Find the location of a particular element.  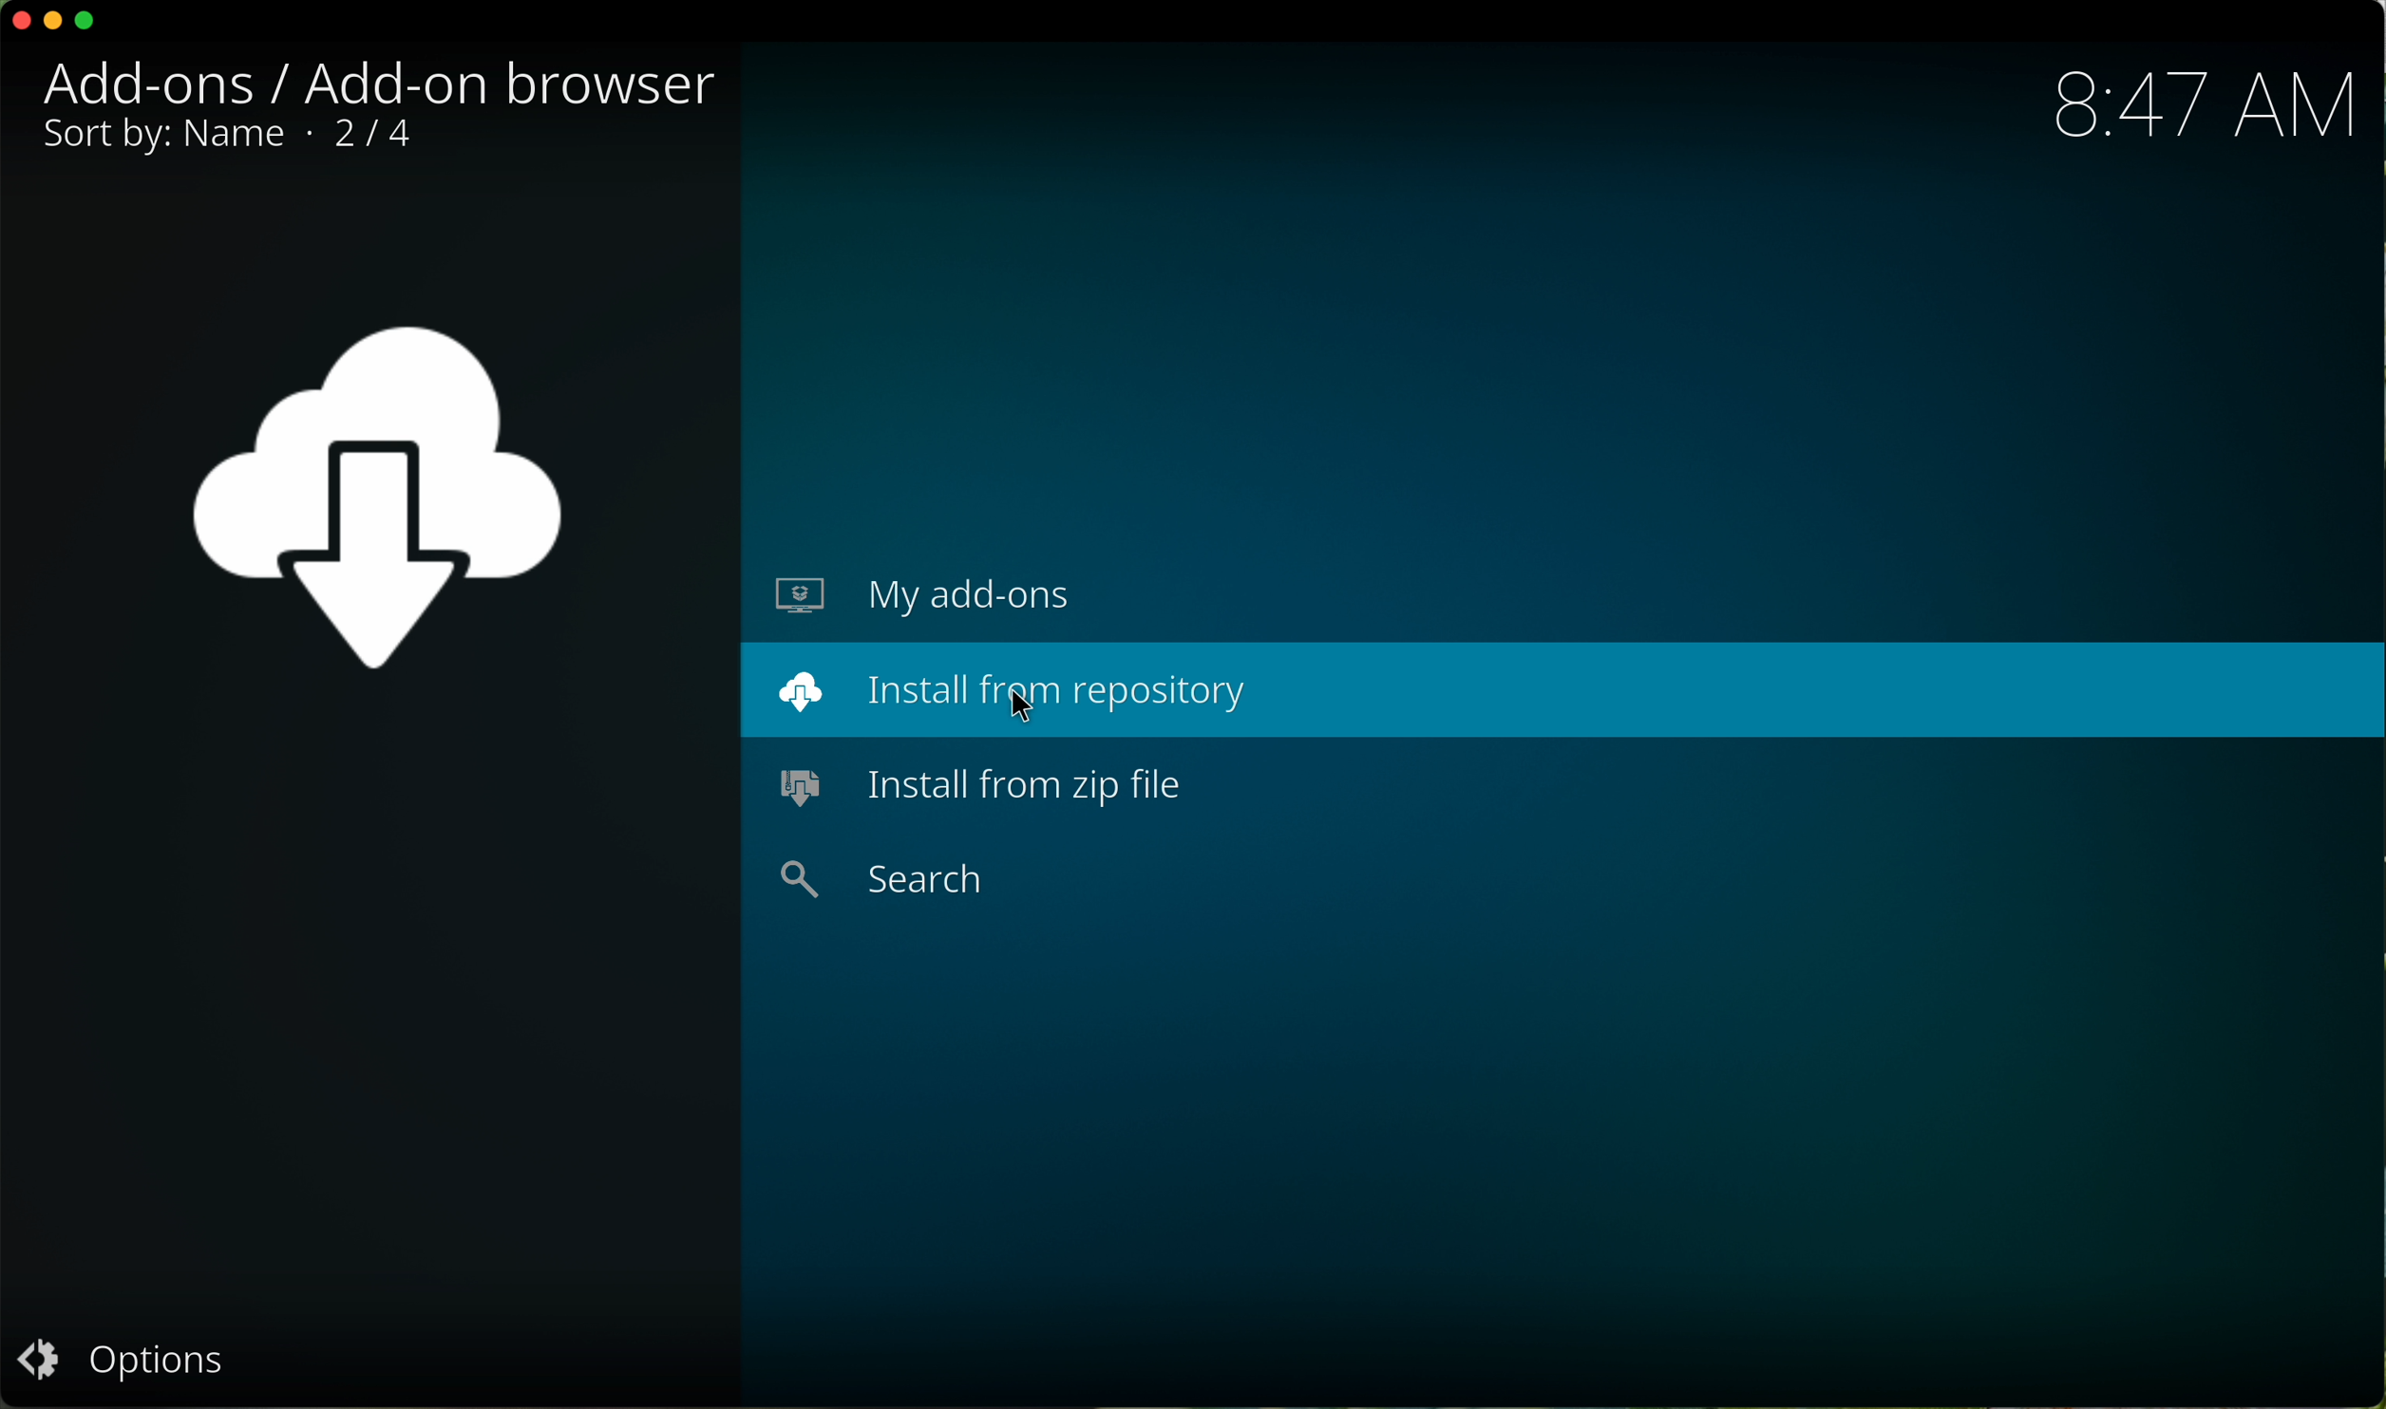

install from zip file is located at coordinates (982, 785).